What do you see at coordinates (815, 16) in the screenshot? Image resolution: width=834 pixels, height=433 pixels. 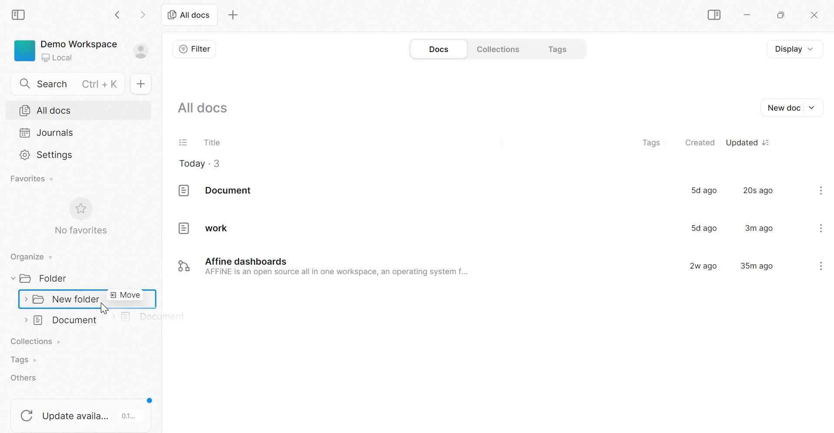 I see `close` at bounding box center [815, 16].